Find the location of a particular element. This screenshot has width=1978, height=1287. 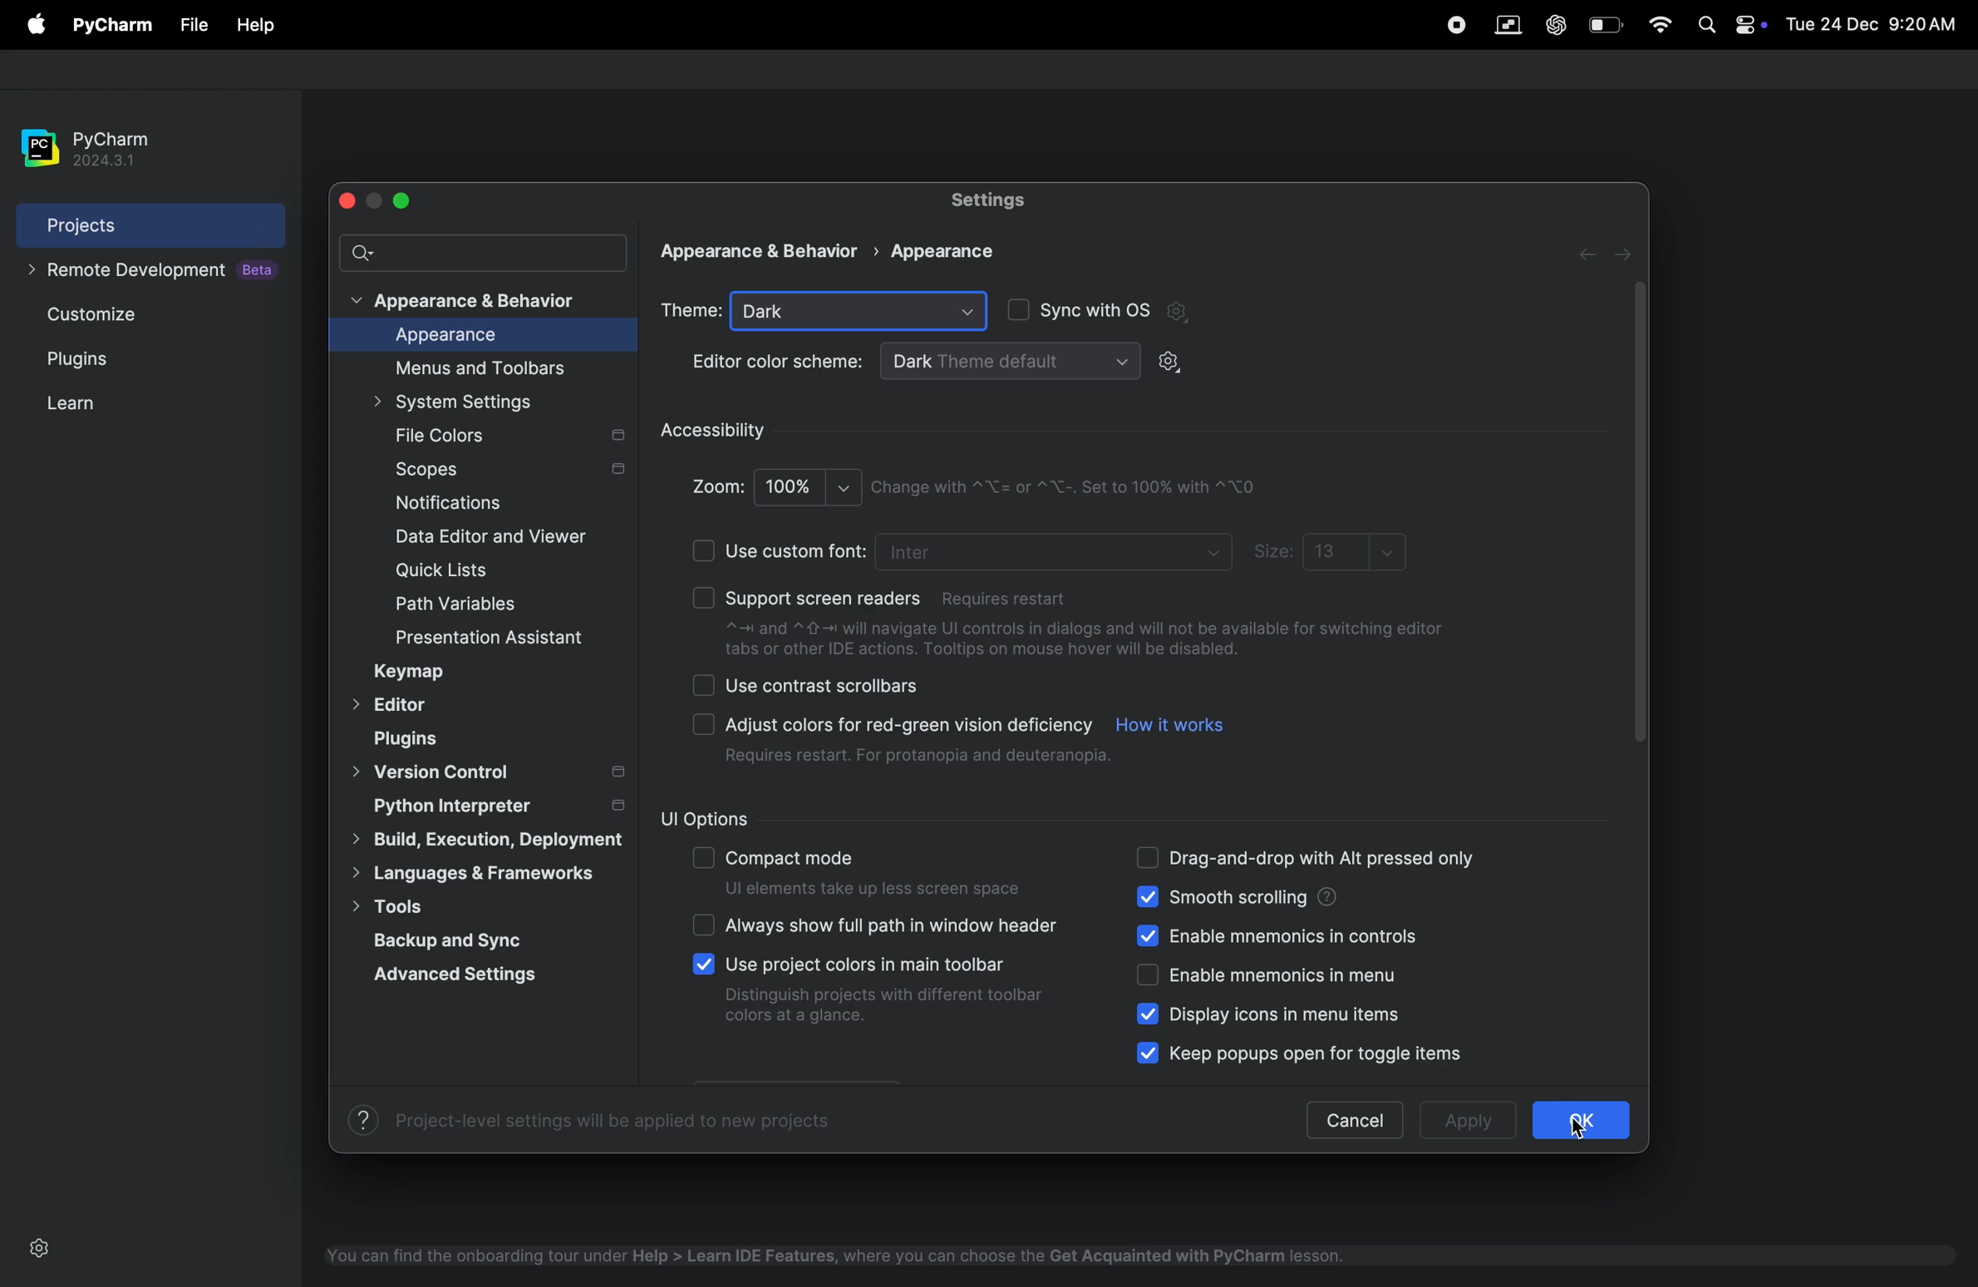

presenatation assistant is located at coordinates (514, 640).